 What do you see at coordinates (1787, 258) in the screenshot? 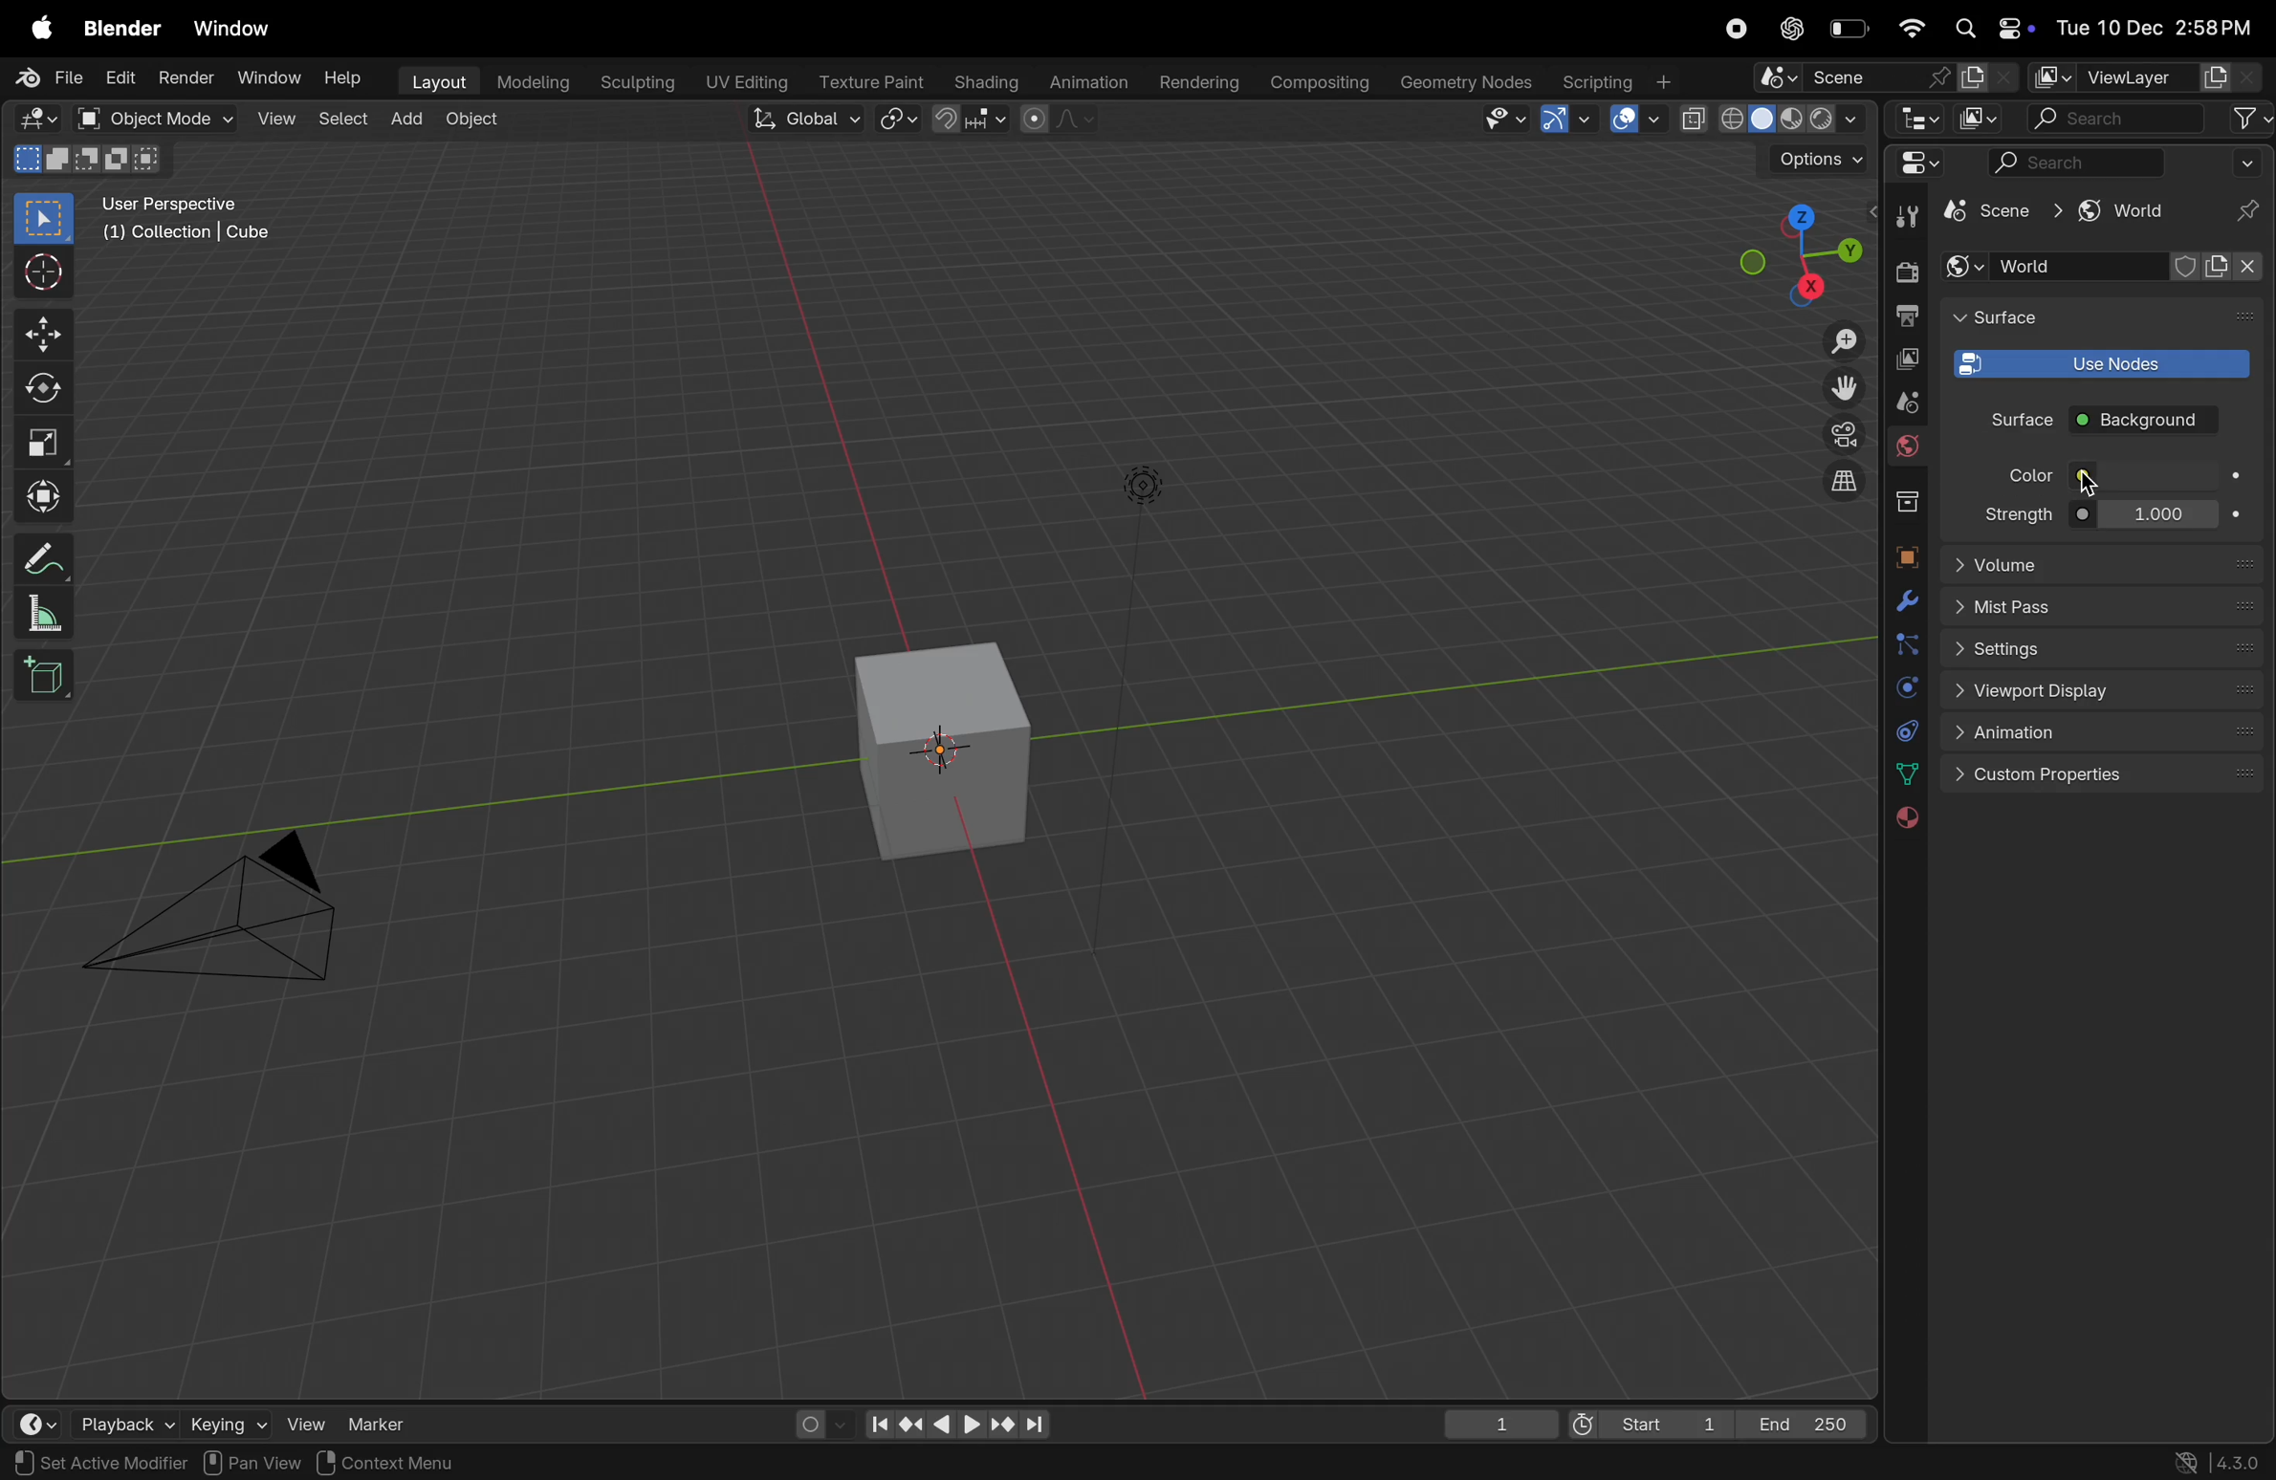
I see `view point` at bounding box center [1787, 258].